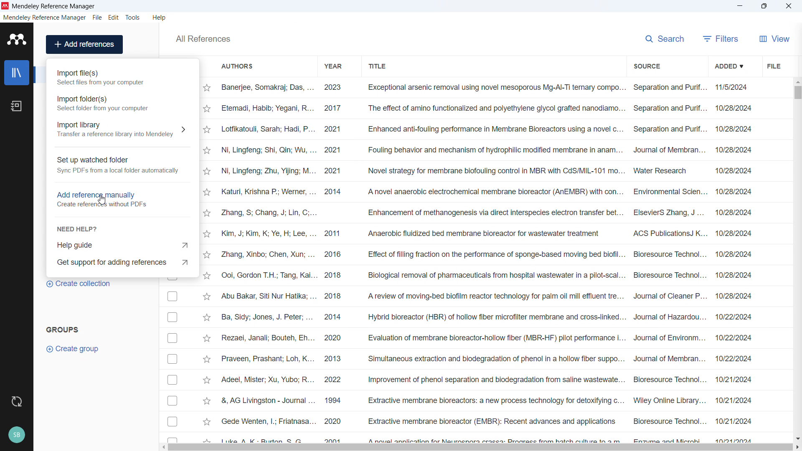 Image resolution: width=802 pixels, height=451 pixels. Describe the element at coordinates (774, 38) in the screenshot. I see `View ` at that location.